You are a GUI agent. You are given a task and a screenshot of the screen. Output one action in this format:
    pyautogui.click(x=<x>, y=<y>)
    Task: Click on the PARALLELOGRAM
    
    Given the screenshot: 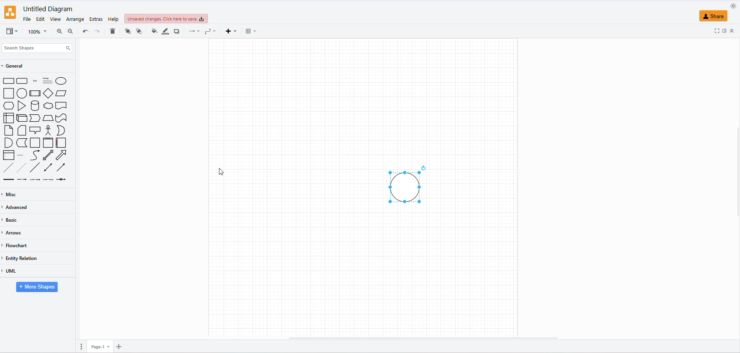 What is the action you would take?
    pyautogui.click(x=61, y=93)
    